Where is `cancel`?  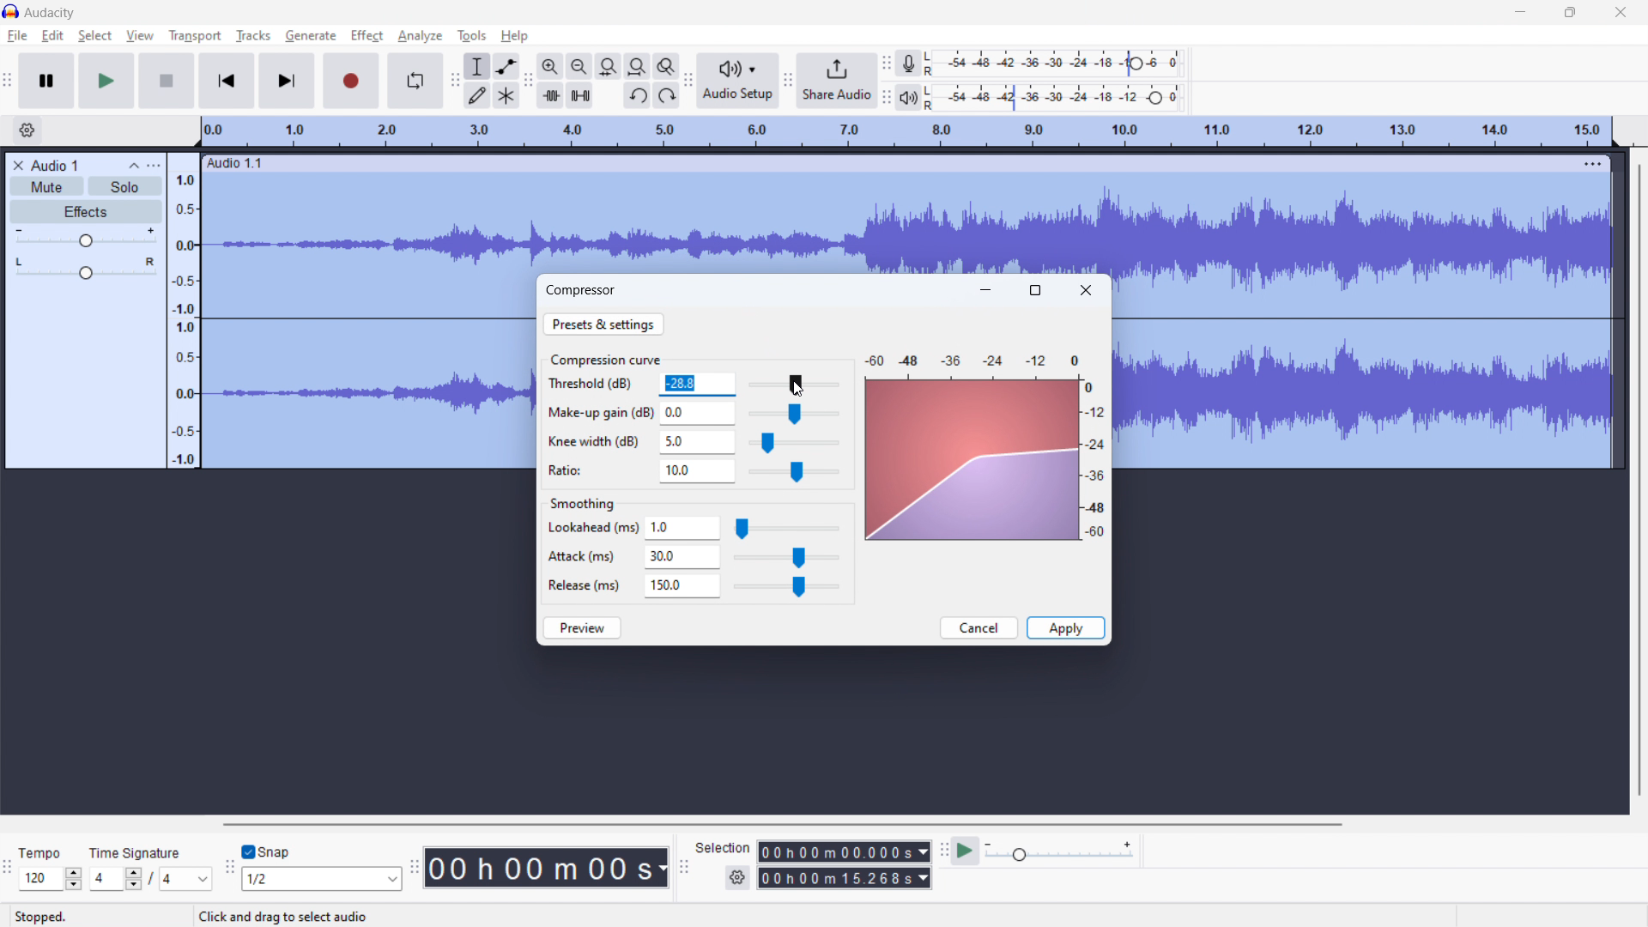
cancel is located at coordinates (978, 627).